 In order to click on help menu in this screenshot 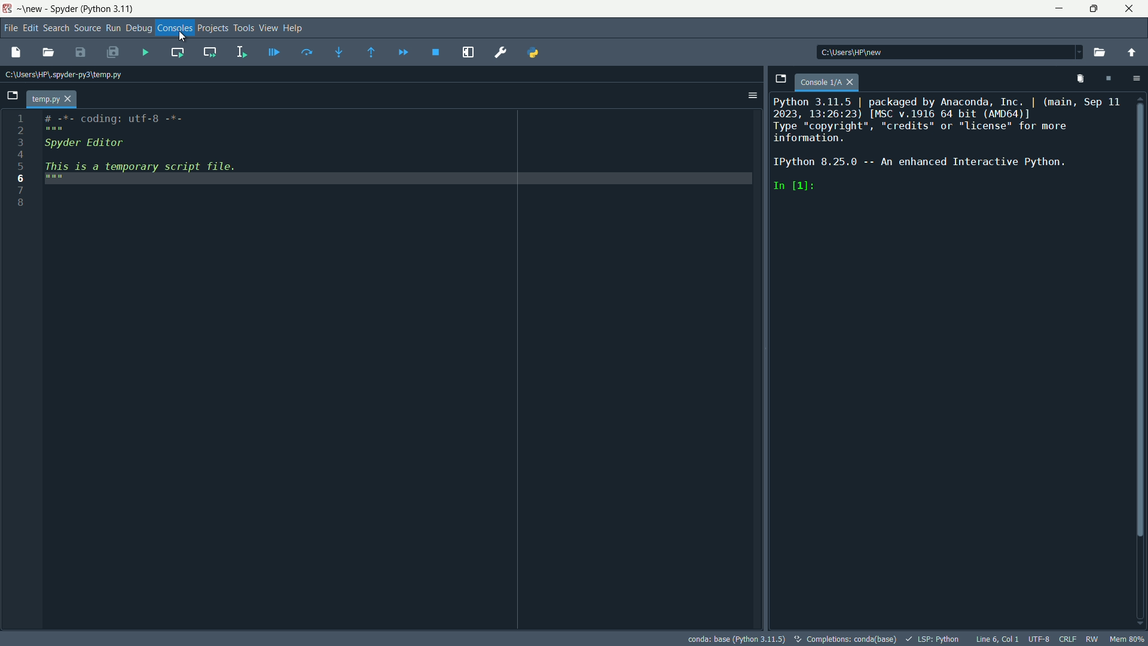, I will do `click(294, 28)`.